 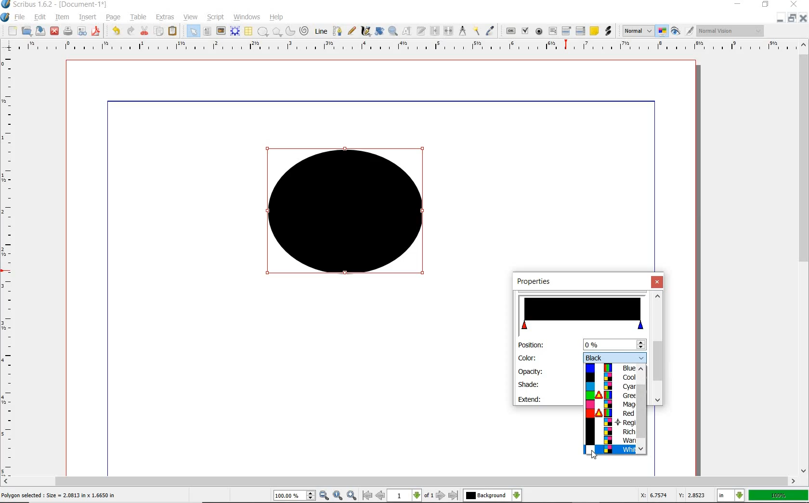 What do you see at coordinates (191, 16) in the screenshot?
I see `VIEW` at bounding box center [191, 16].